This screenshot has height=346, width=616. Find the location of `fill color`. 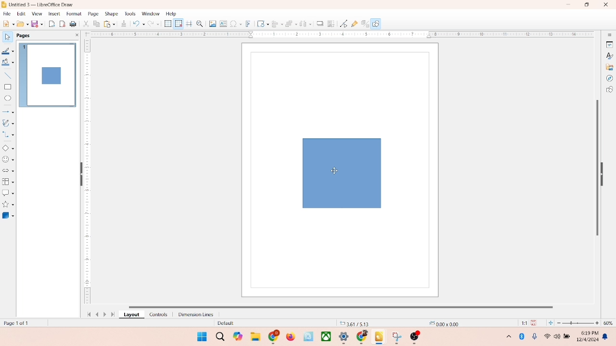

fill color is located at coordinates (8, 64).